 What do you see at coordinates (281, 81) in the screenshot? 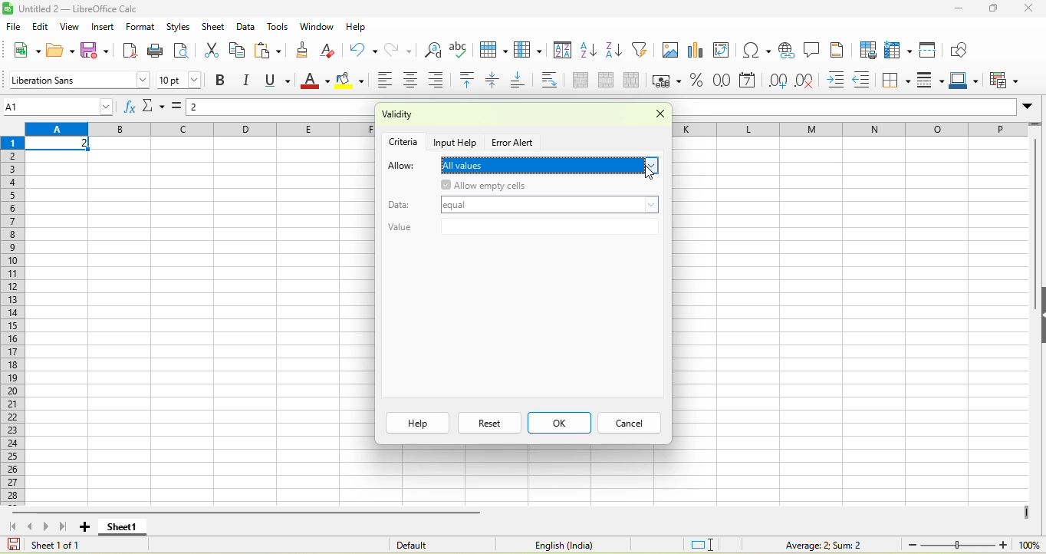
I see `underline` at bounding box center [281, 81].